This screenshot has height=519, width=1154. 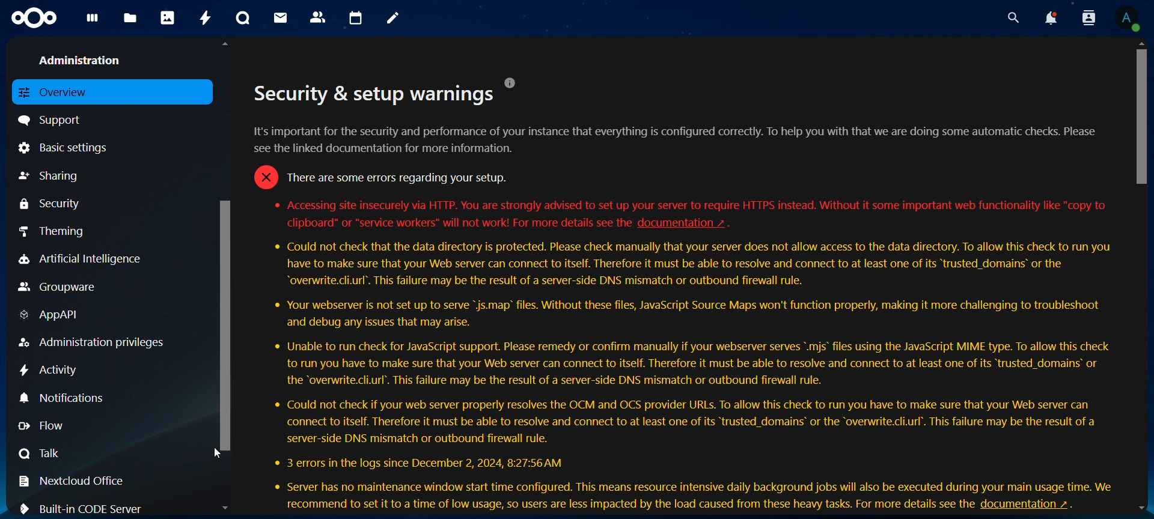 I want to click on basic settings, so click(x=67, y=147).